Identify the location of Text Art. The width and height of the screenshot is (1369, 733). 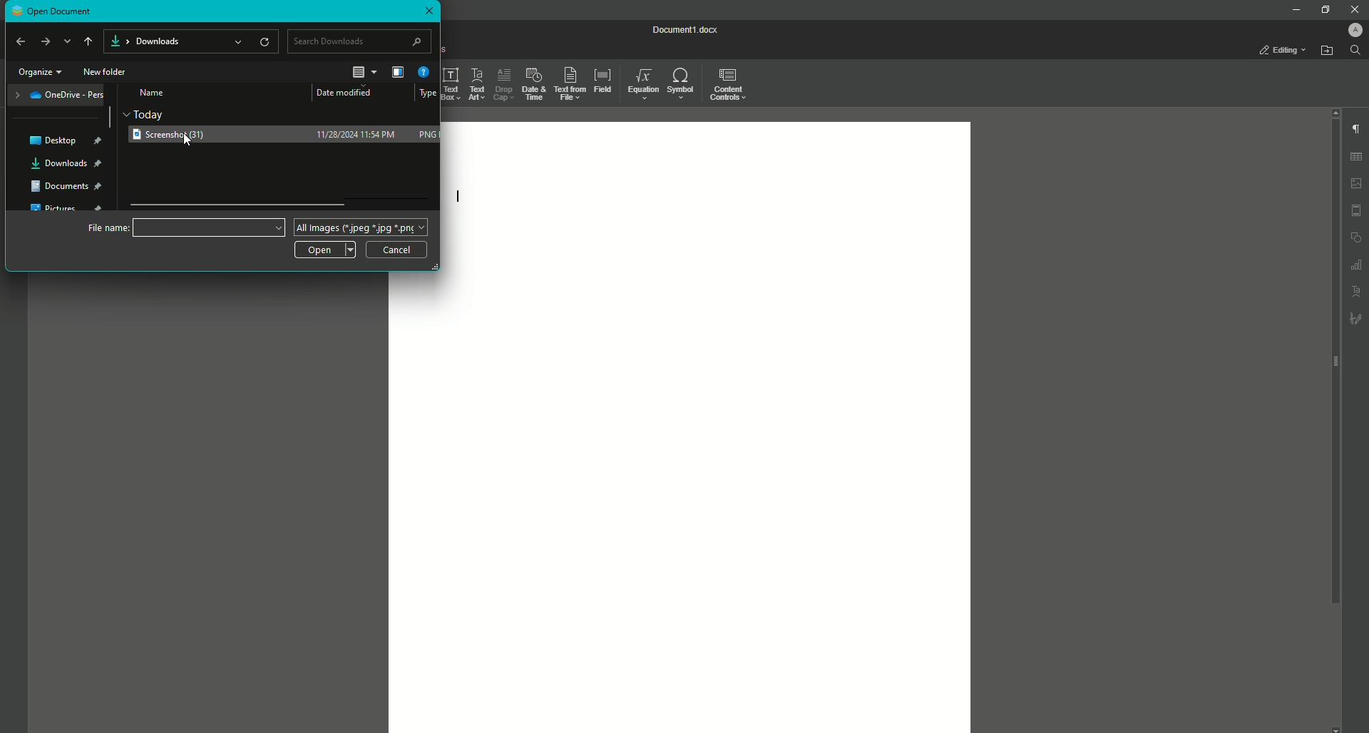
(478, 86).